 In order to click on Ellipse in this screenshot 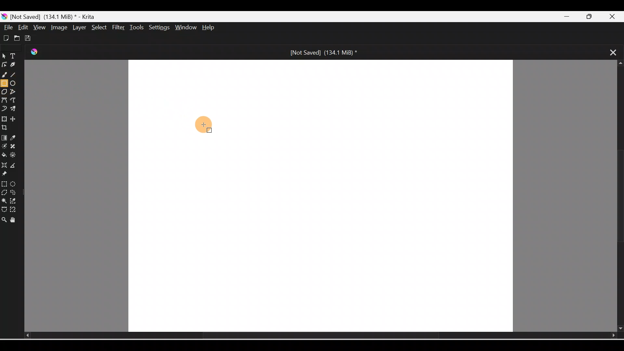, I will do `click(15, 84)`.